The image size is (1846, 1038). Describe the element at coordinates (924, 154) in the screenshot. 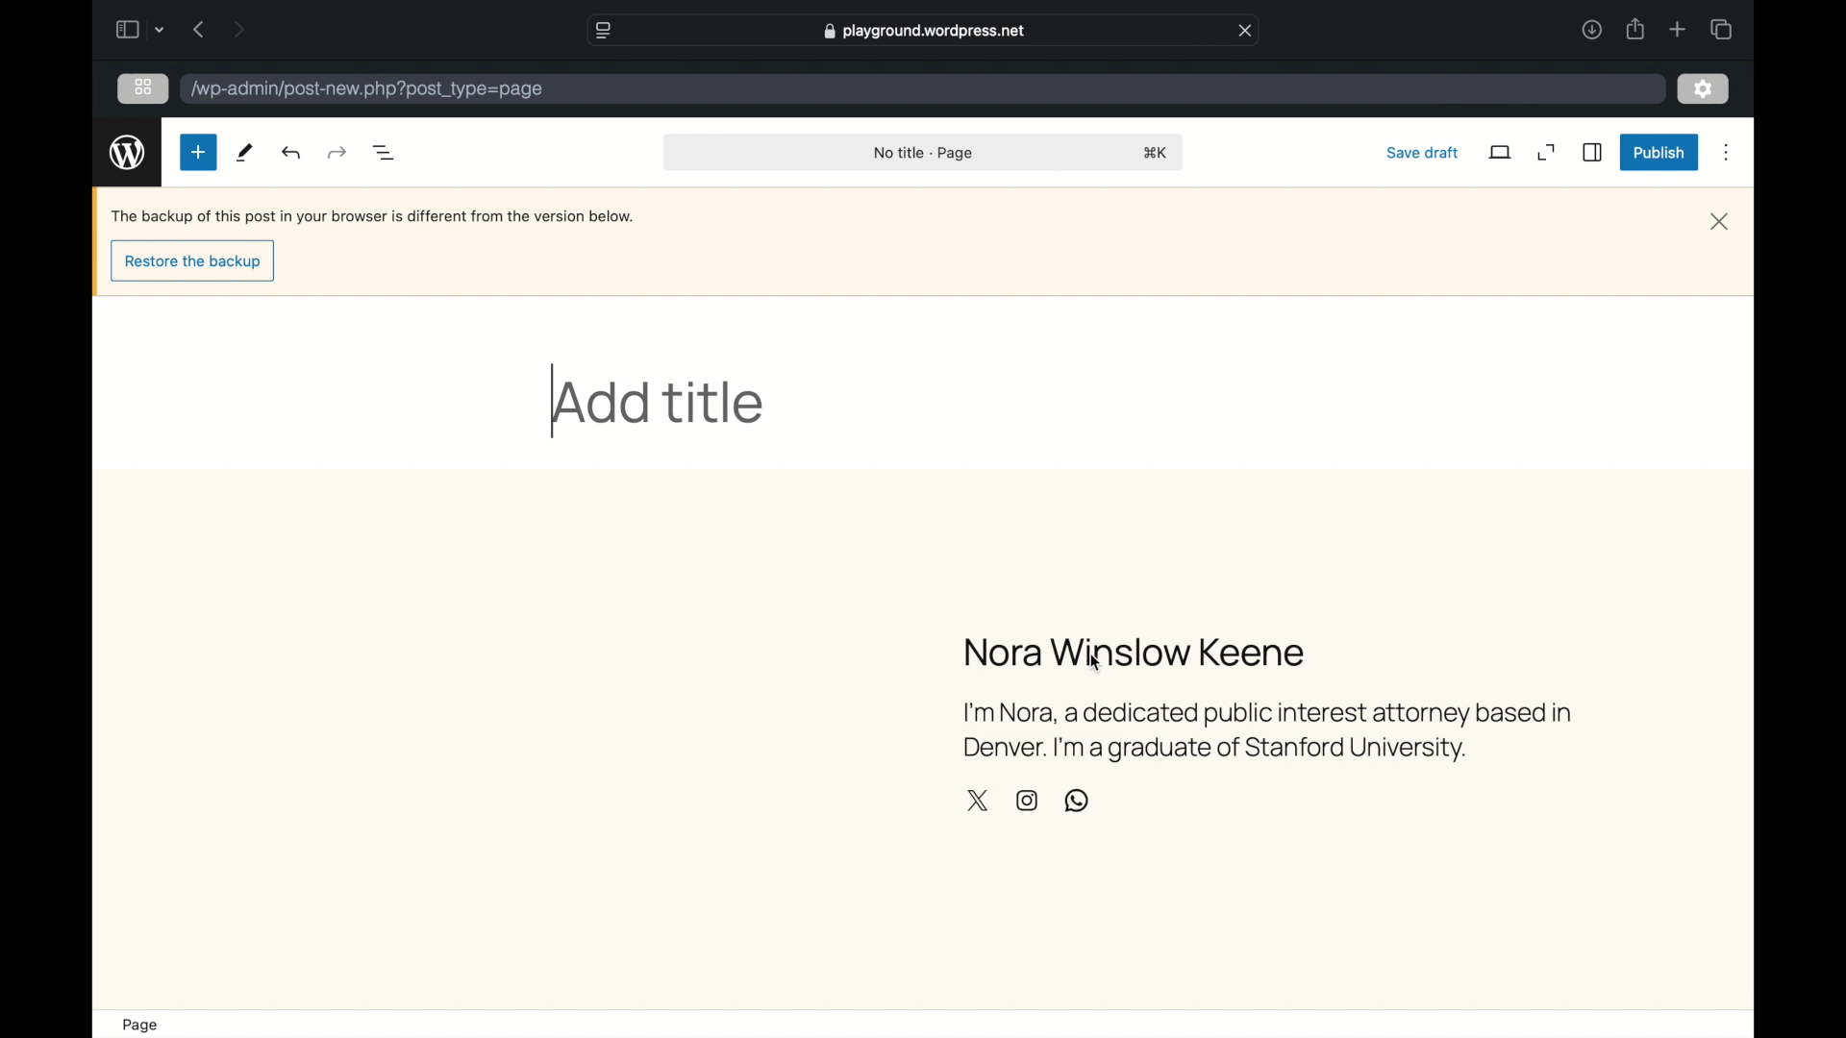

I see `no title - page` at that location.